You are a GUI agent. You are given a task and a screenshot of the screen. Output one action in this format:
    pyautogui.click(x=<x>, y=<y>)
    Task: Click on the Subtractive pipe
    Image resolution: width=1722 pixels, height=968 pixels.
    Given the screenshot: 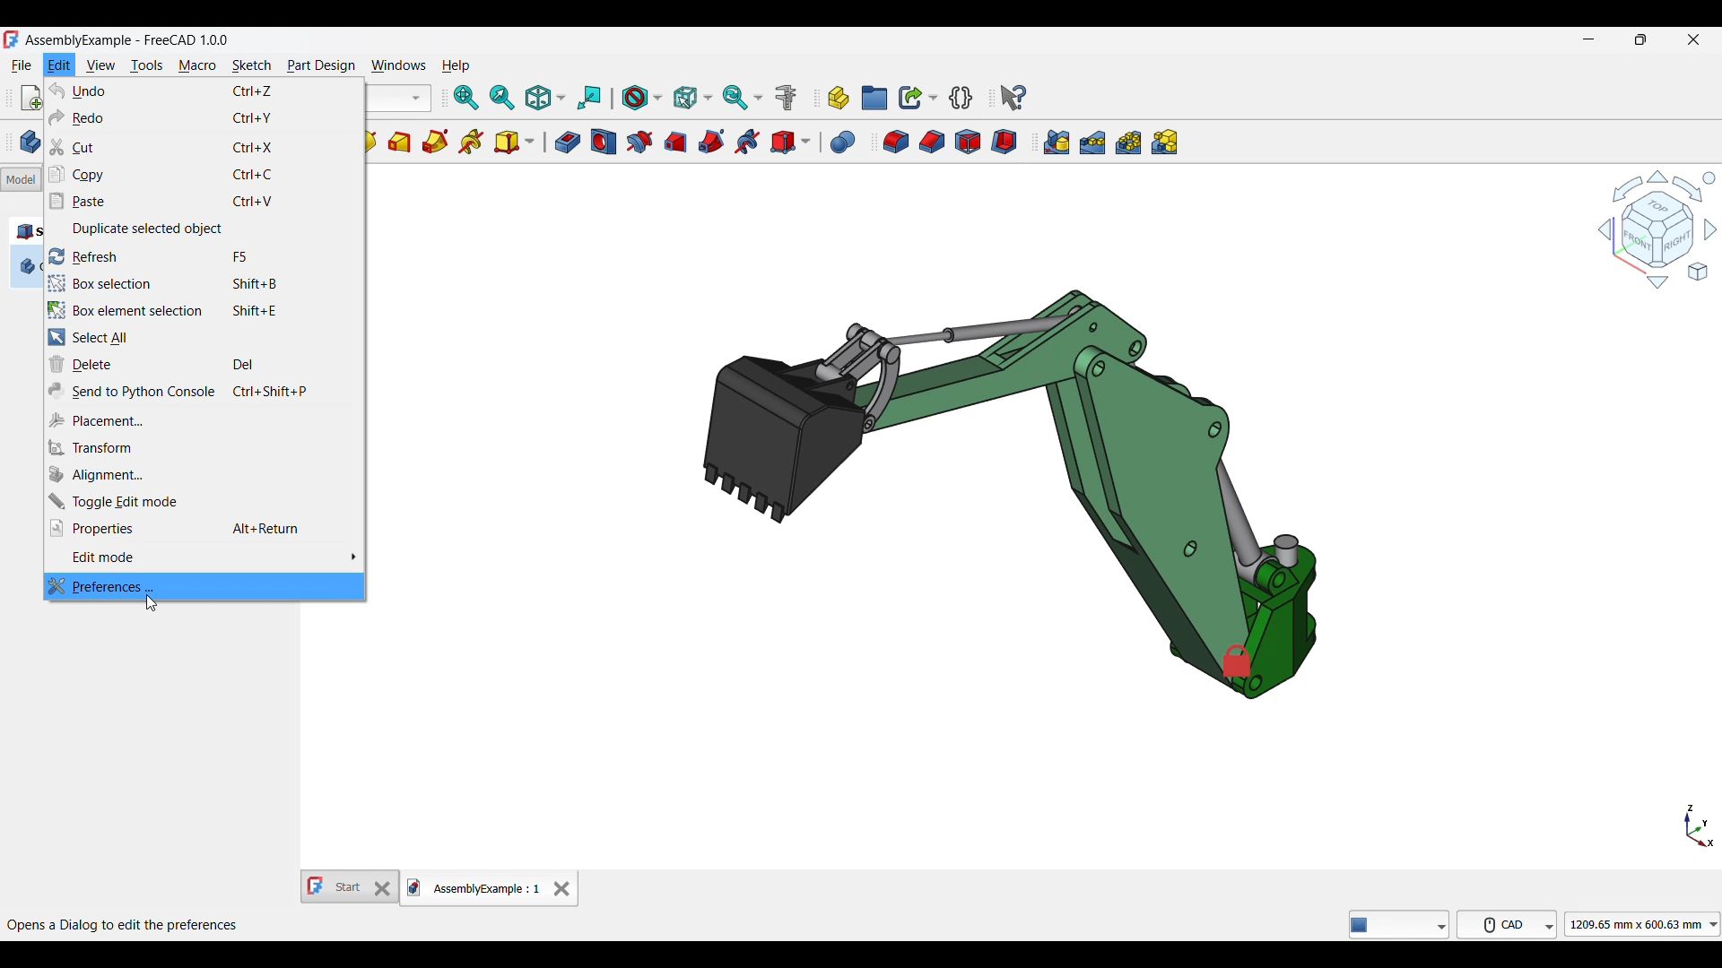 What is the action you would take?
    pyautogui.click(x=711, y=142)
    